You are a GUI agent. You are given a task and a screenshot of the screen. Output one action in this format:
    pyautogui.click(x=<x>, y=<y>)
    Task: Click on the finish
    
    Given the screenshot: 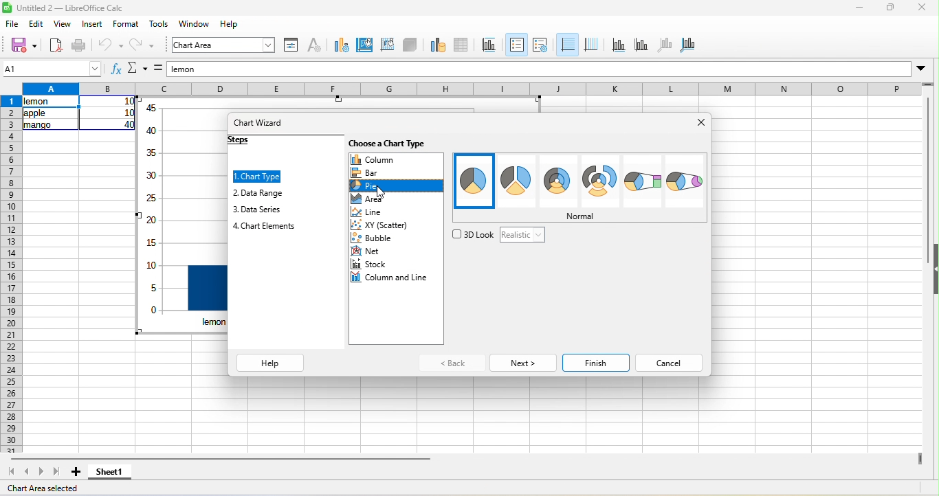 What is the action you would take?
    pyautogui.click(x=596, y=362)
    